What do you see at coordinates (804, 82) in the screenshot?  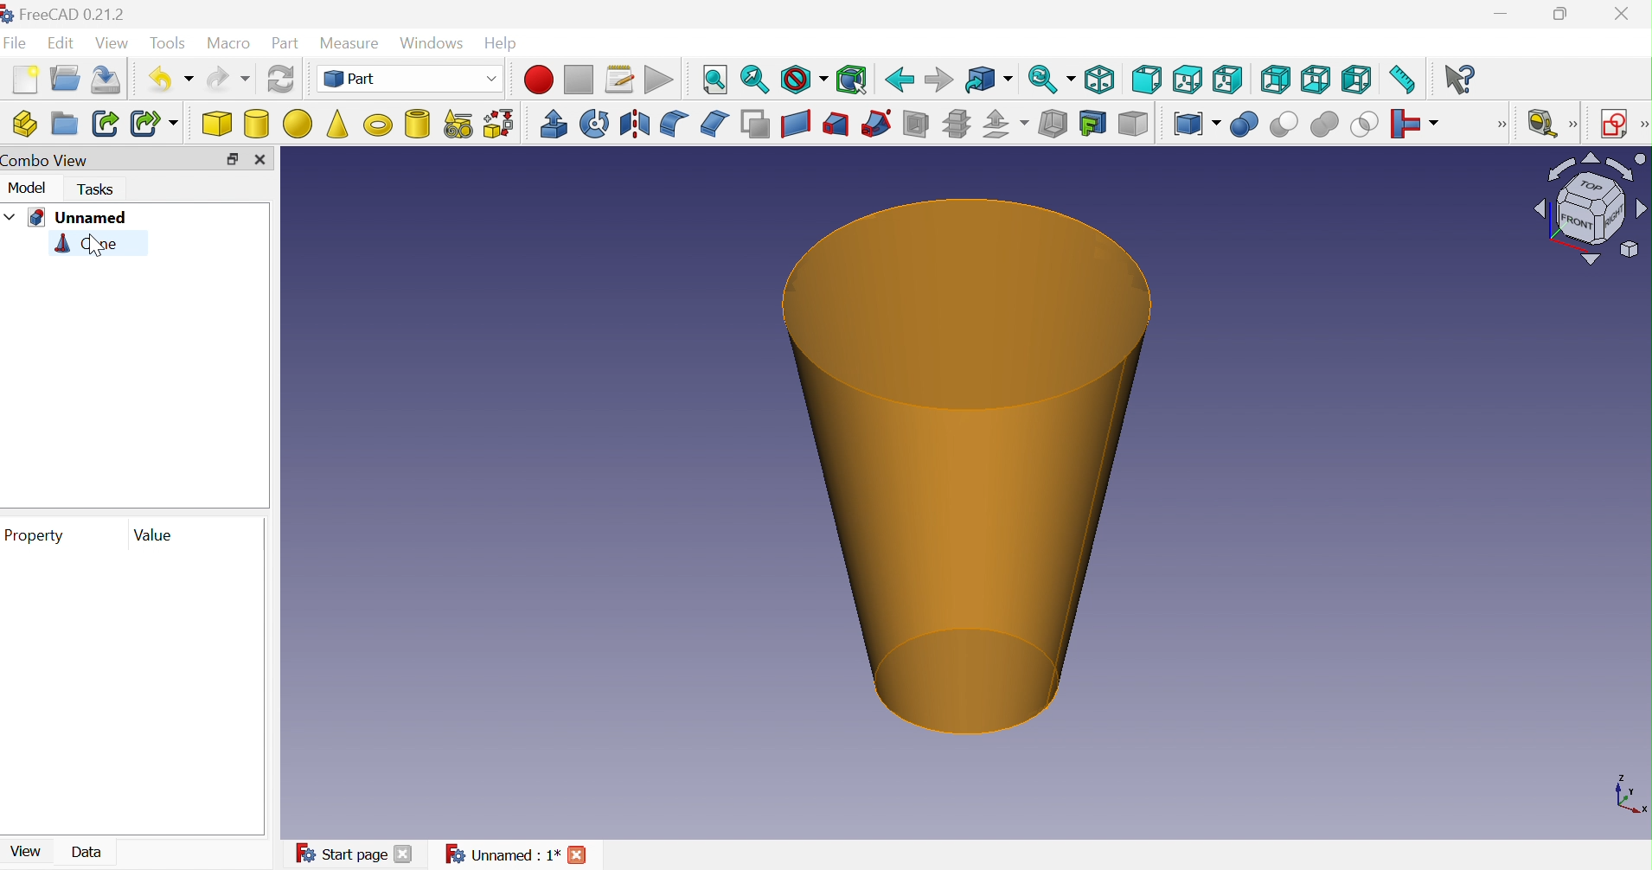 I see `Draw style` at bounding box center [804, 82].